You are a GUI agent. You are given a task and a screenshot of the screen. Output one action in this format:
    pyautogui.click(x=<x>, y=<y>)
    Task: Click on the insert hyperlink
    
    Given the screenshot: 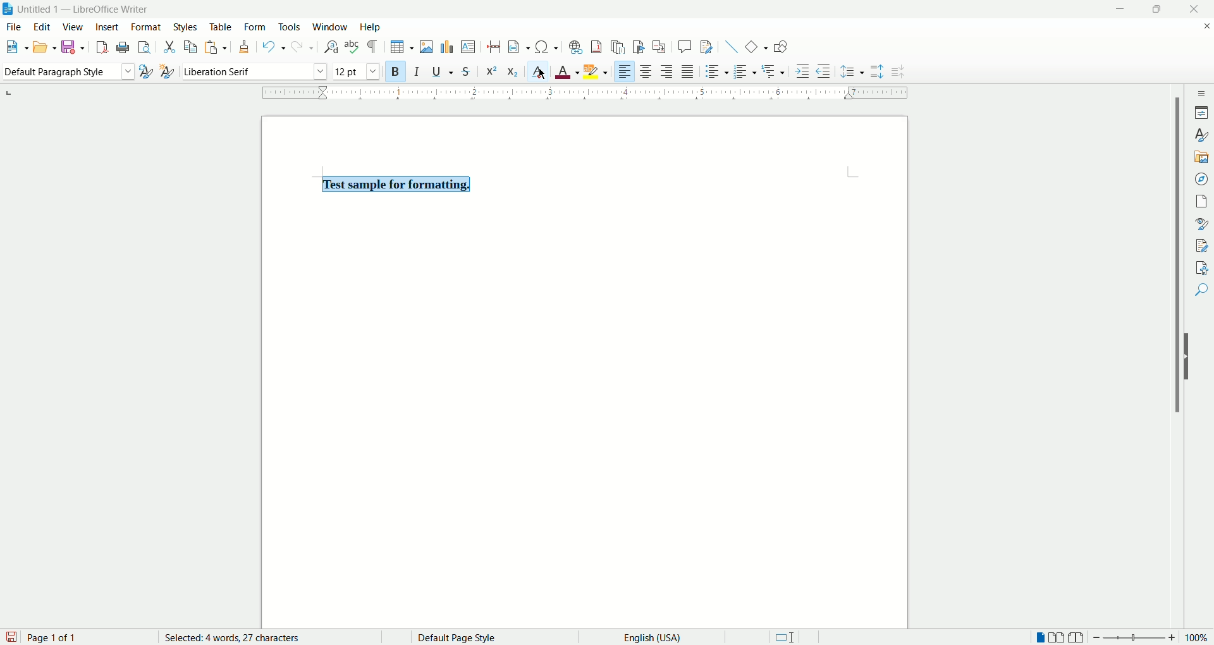 What is the action you would take?
    pyautogui.click(x=574, y=46)
    